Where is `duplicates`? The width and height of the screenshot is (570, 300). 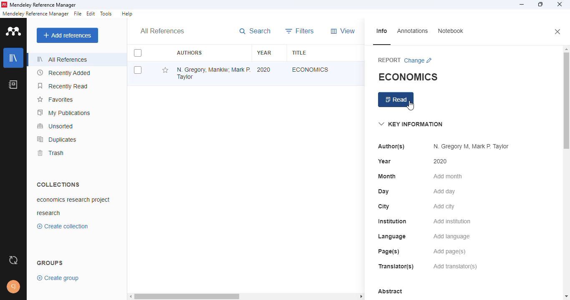
duplicates is located at coordinates (57, 139).